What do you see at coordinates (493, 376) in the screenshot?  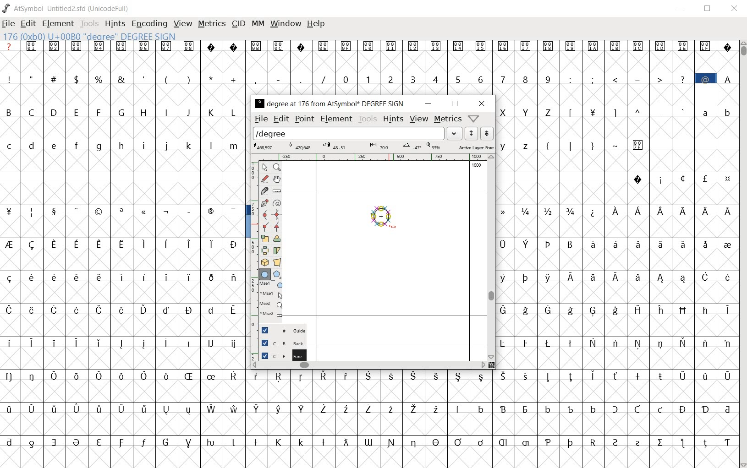 I see `special letters` at bounding box center [493, 376].